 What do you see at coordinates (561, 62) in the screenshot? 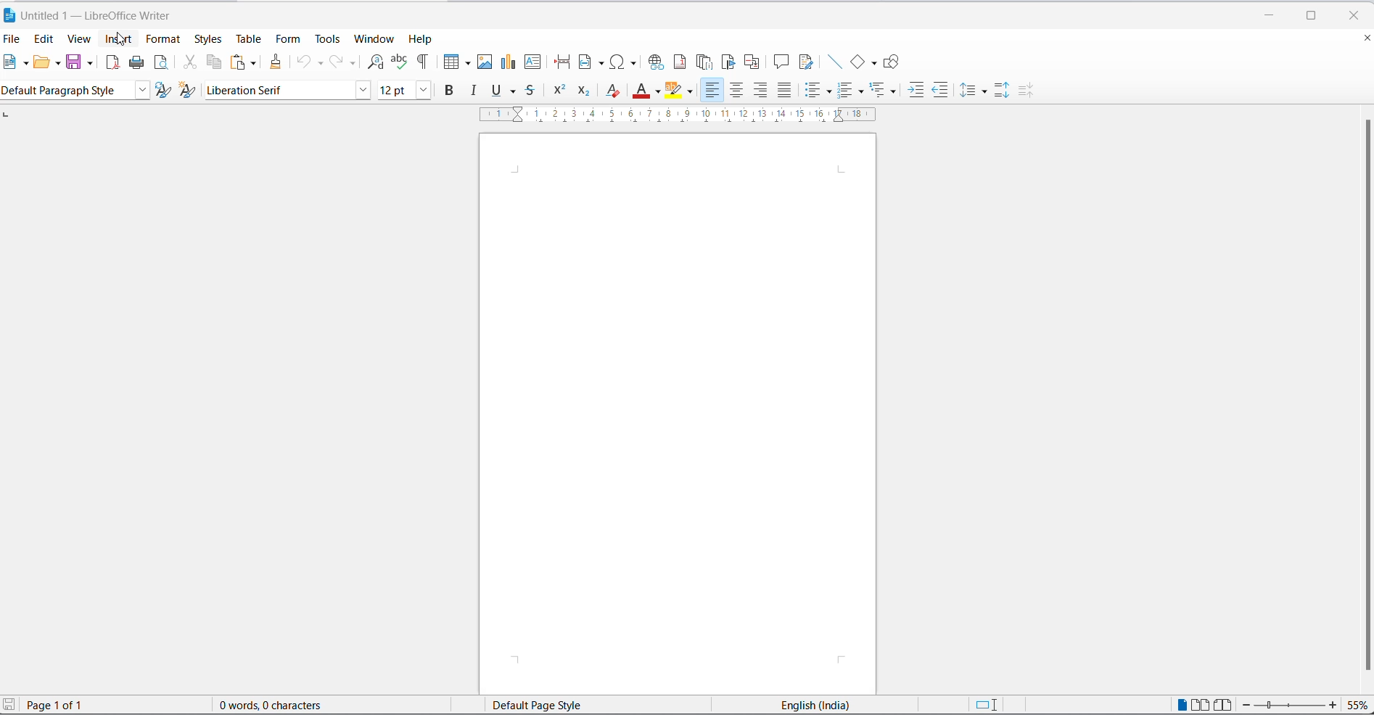
I see `page break` at bounding box center [561, 62].